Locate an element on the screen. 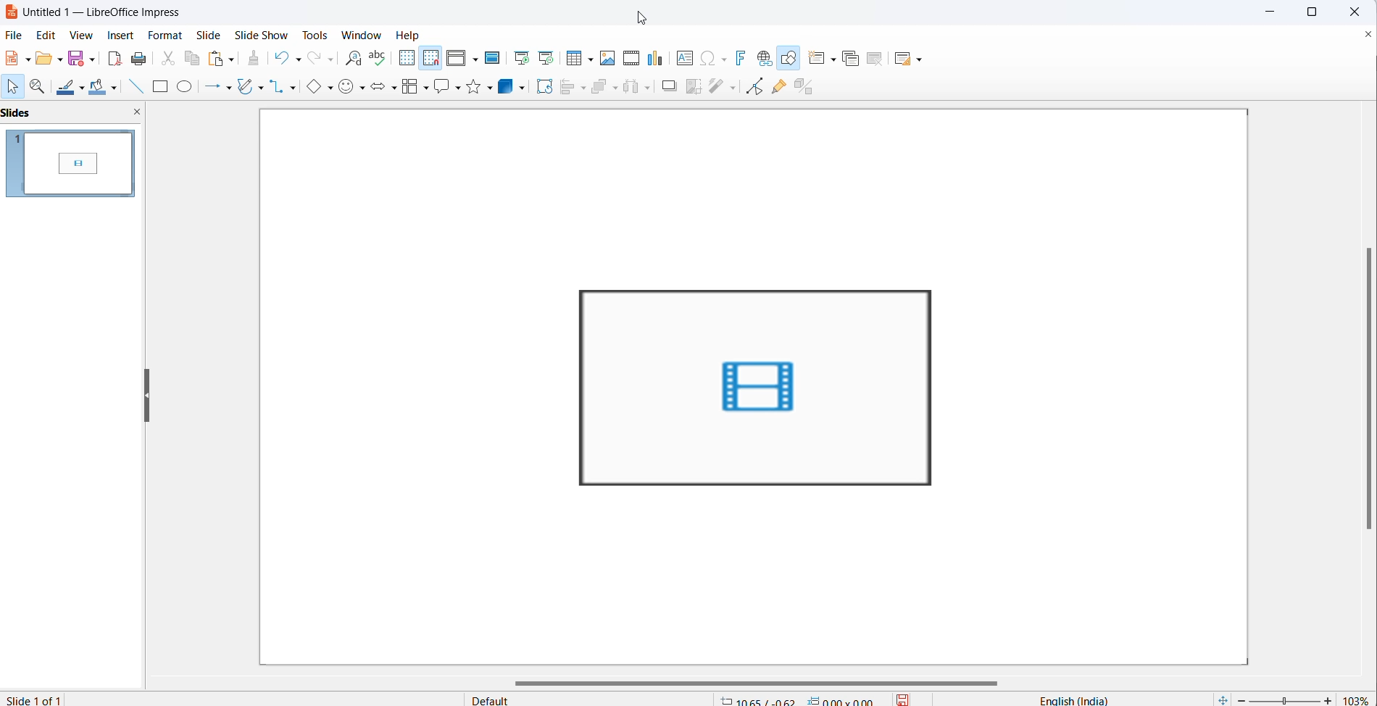  lines and arrows options is located at coordinates (231, 87).